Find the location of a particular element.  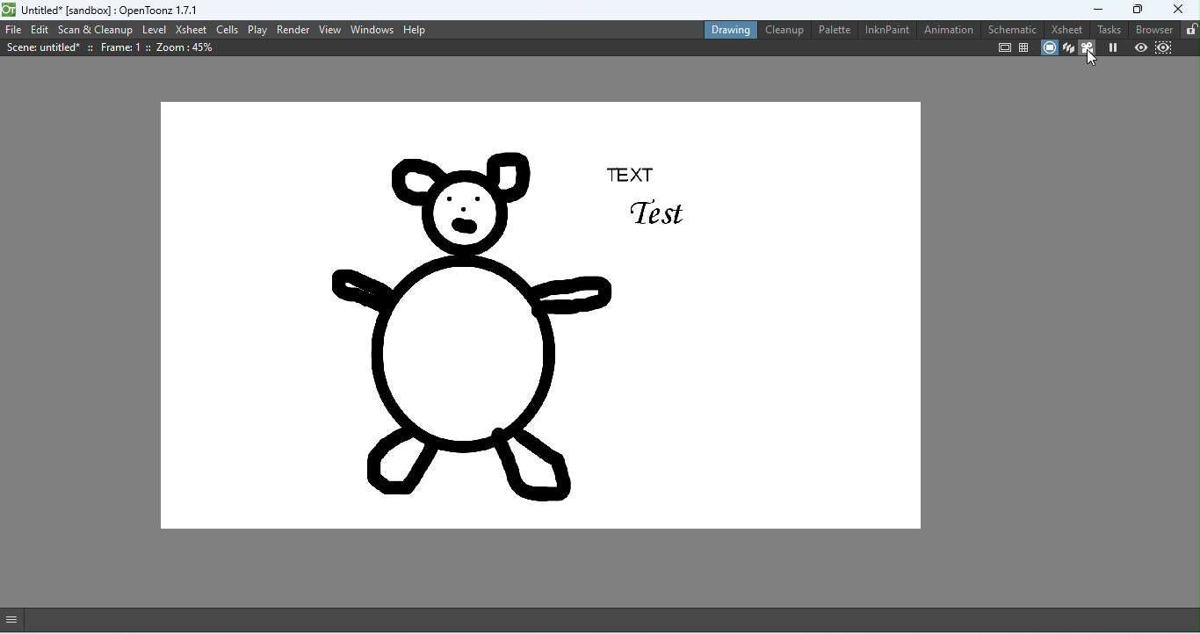

Animation is located at coordinates (947, 32).